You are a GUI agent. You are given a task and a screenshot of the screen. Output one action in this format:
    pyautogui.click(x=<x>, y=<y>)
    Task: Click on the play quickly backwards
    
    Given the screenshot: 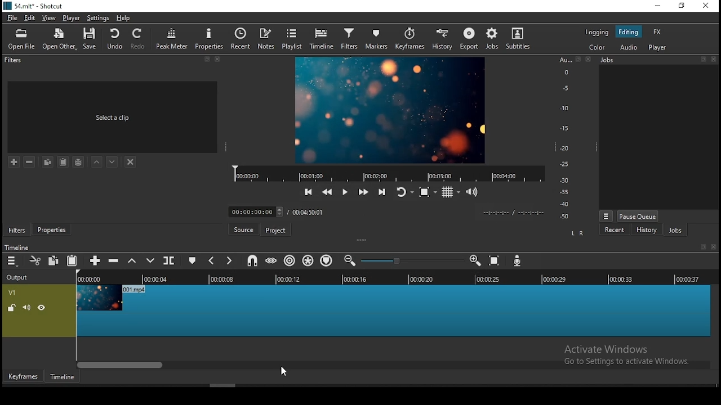 What is the action you would take?
    pyautogui.click(x=328, y=193)
    